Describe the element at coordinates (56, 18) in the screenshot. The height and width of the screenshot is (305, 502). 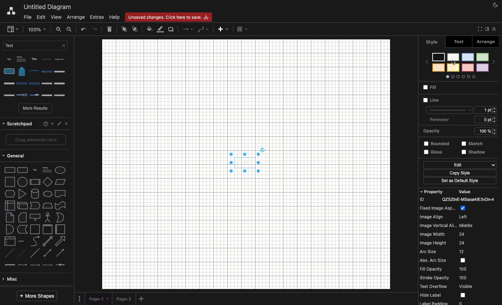
I see `View` at that location.